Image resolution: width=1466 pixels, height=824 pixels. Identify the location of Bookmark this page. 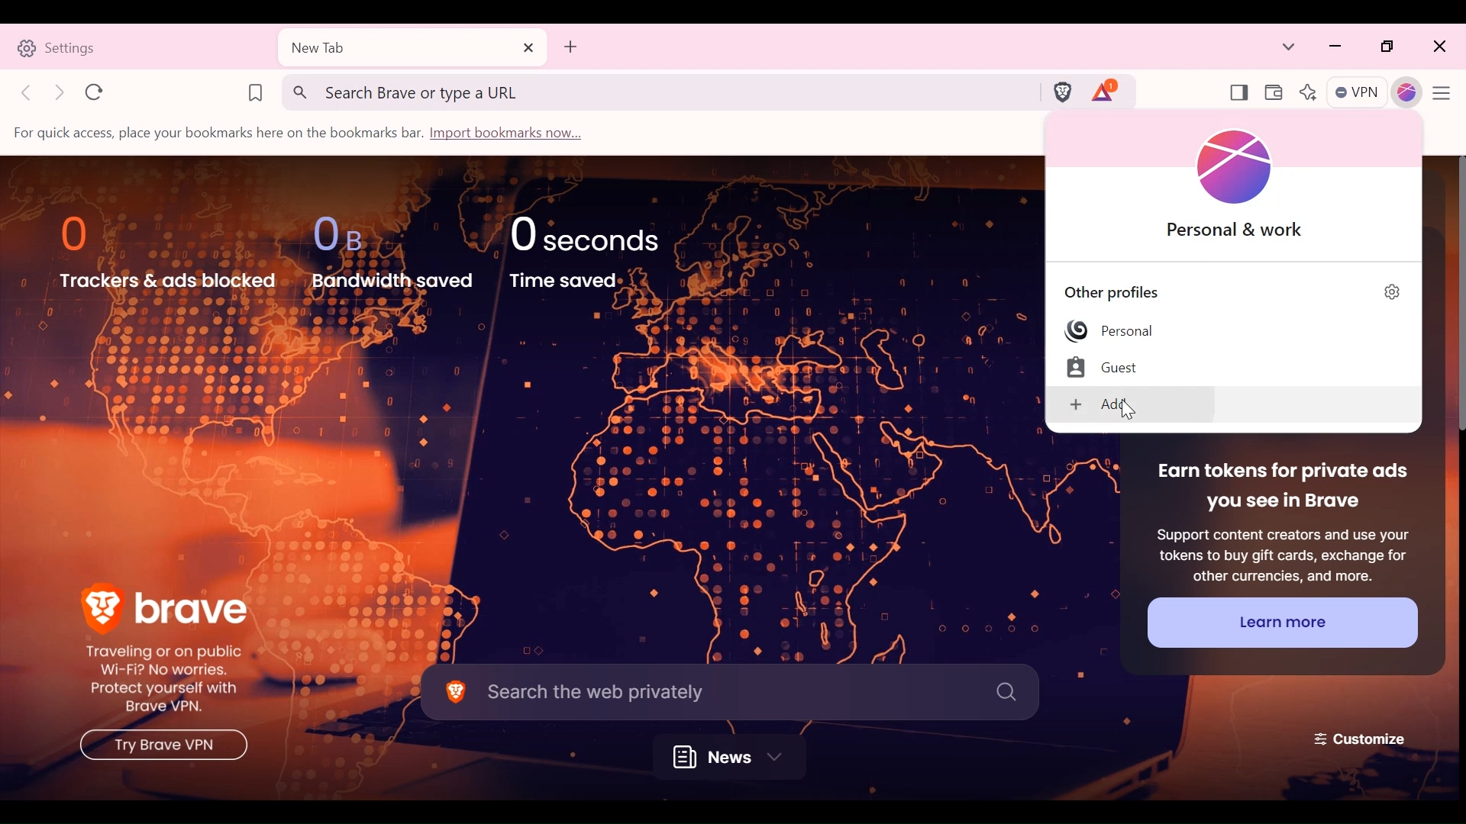
(255, 91).